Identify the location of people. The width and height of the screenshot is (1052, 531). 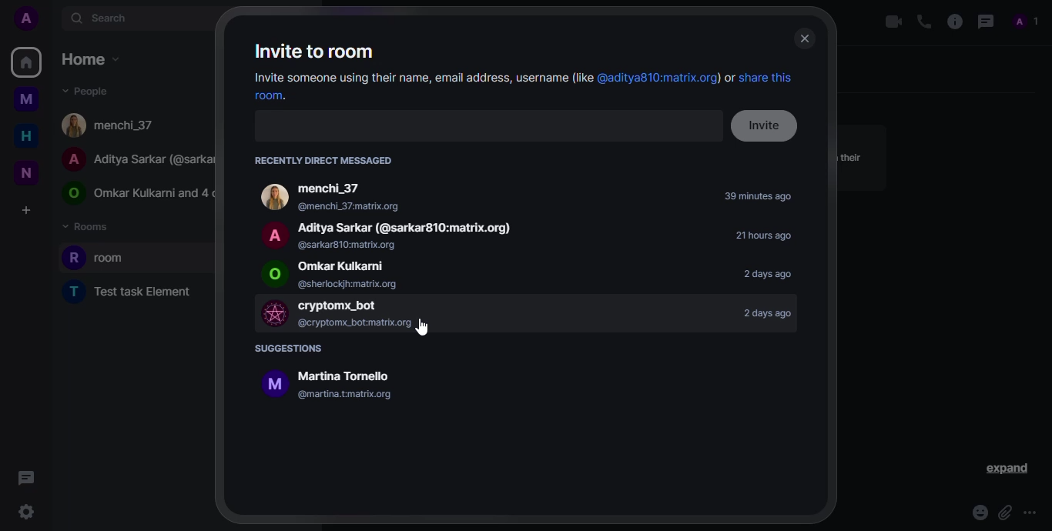
(1020, 20).